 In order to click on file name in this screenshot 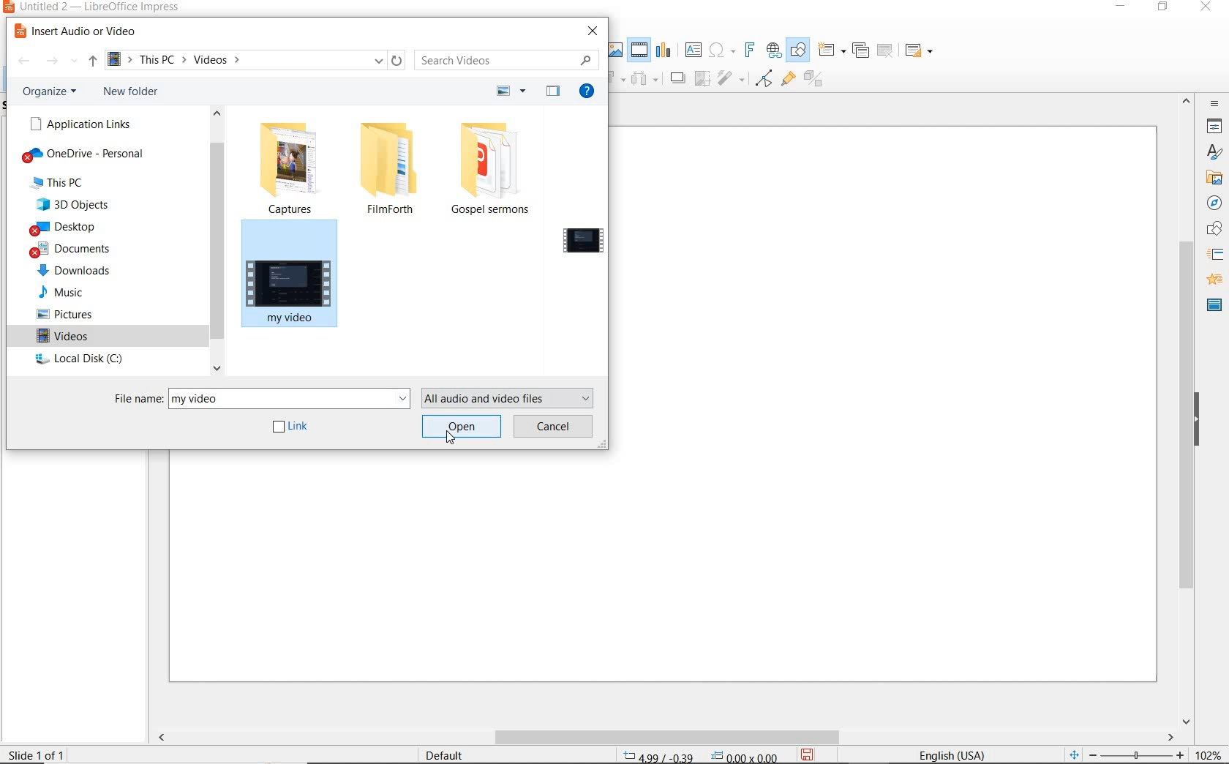, I will do `click(133, 401)`.